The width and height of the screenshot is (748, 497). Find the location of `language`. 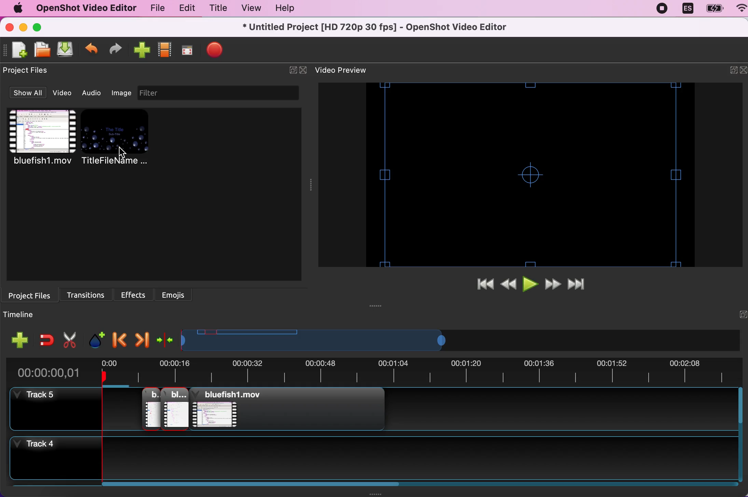

language is located at coordinates (687, 9).